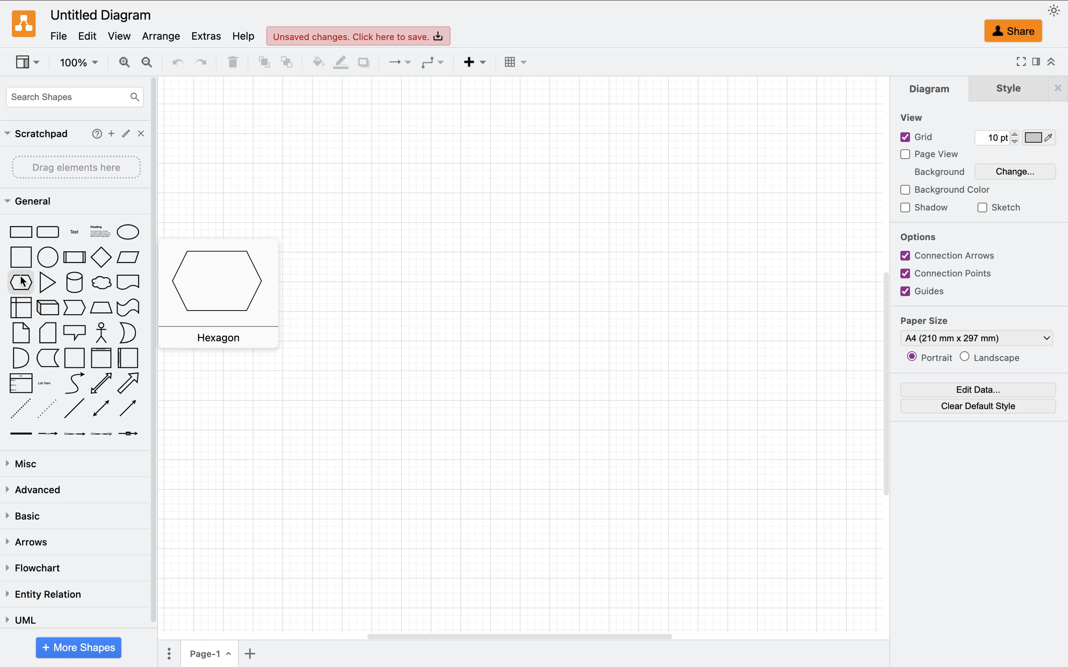  Describe the element at coordinates (72, 435) in the screenshot. I see `connector with 2 labels` at that location.